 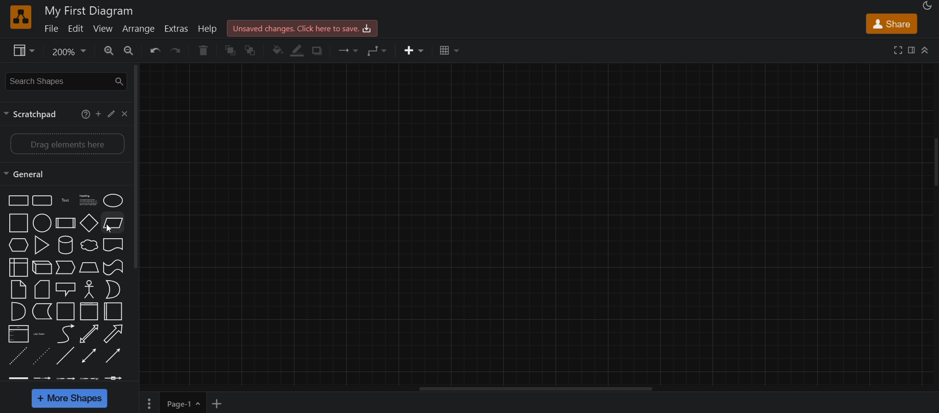 I want to click on logo, so click(x=19, y=16).